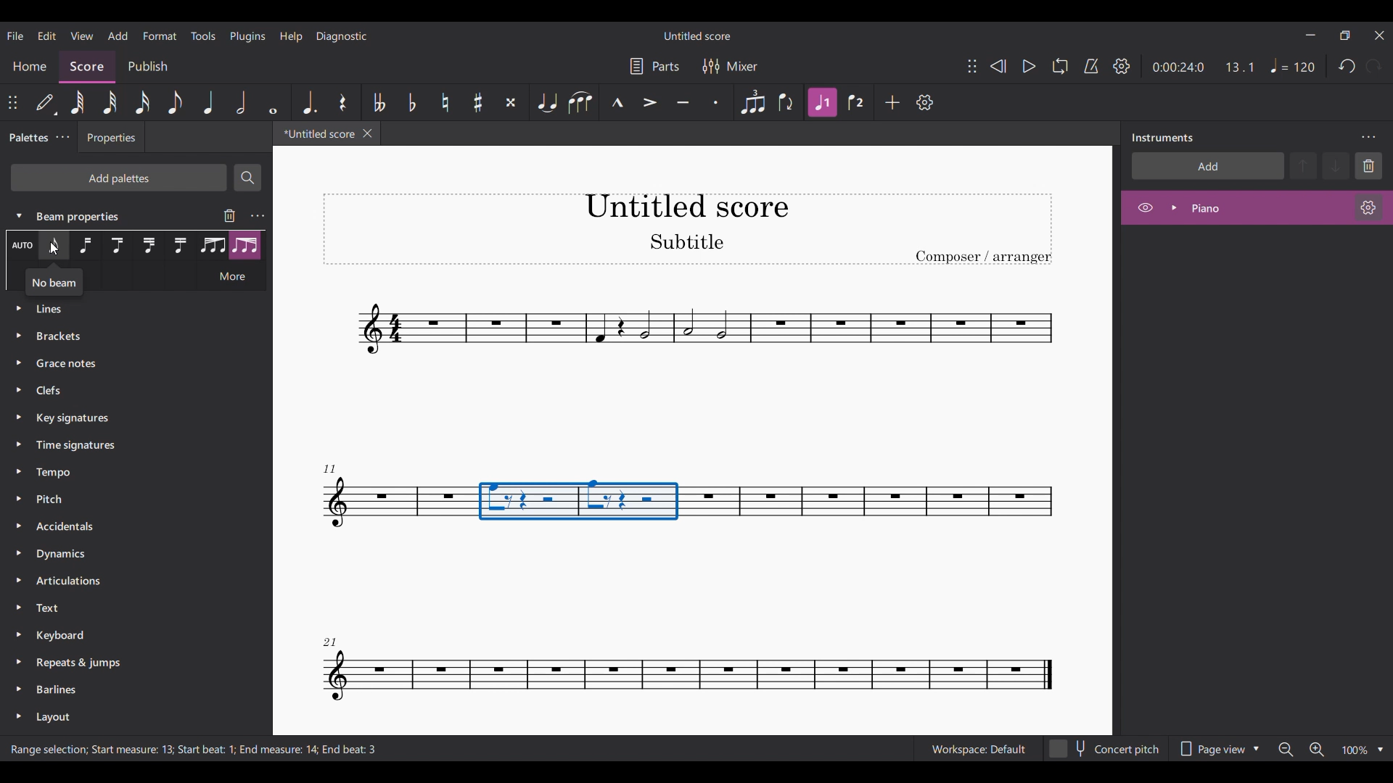 This screenshot has width=1393, height=783. Describe the element at coordinates (129, 314) in the screenshot. I see `Lines` at that location.